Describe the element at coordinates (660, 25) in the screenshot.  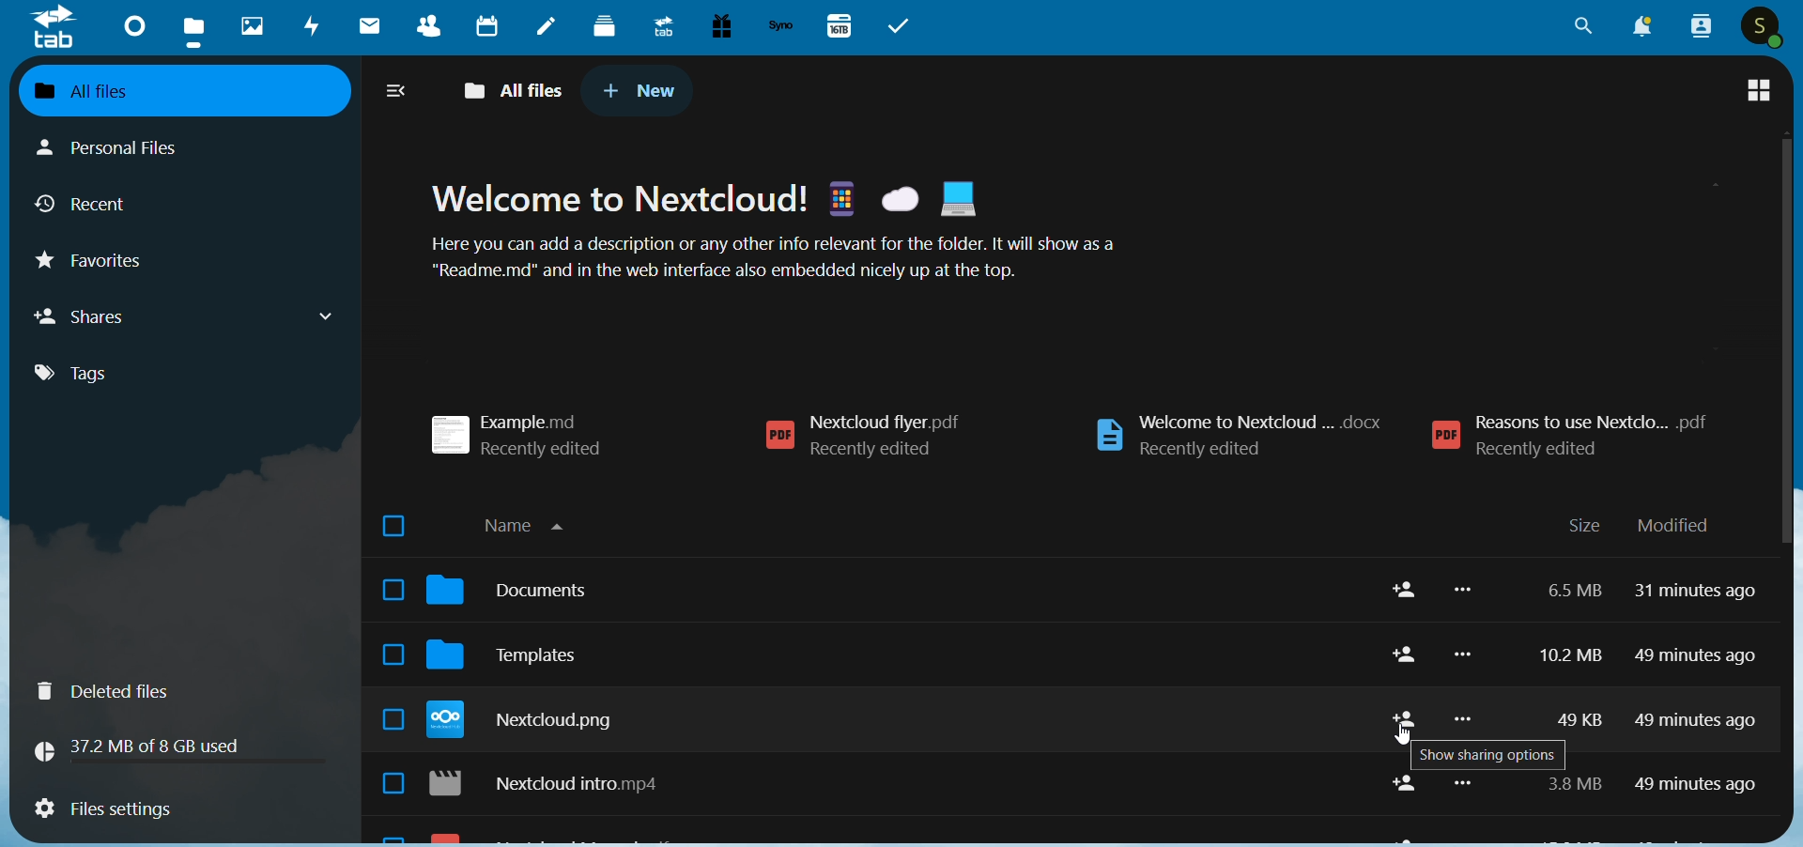
I see `upgrade` at that location.